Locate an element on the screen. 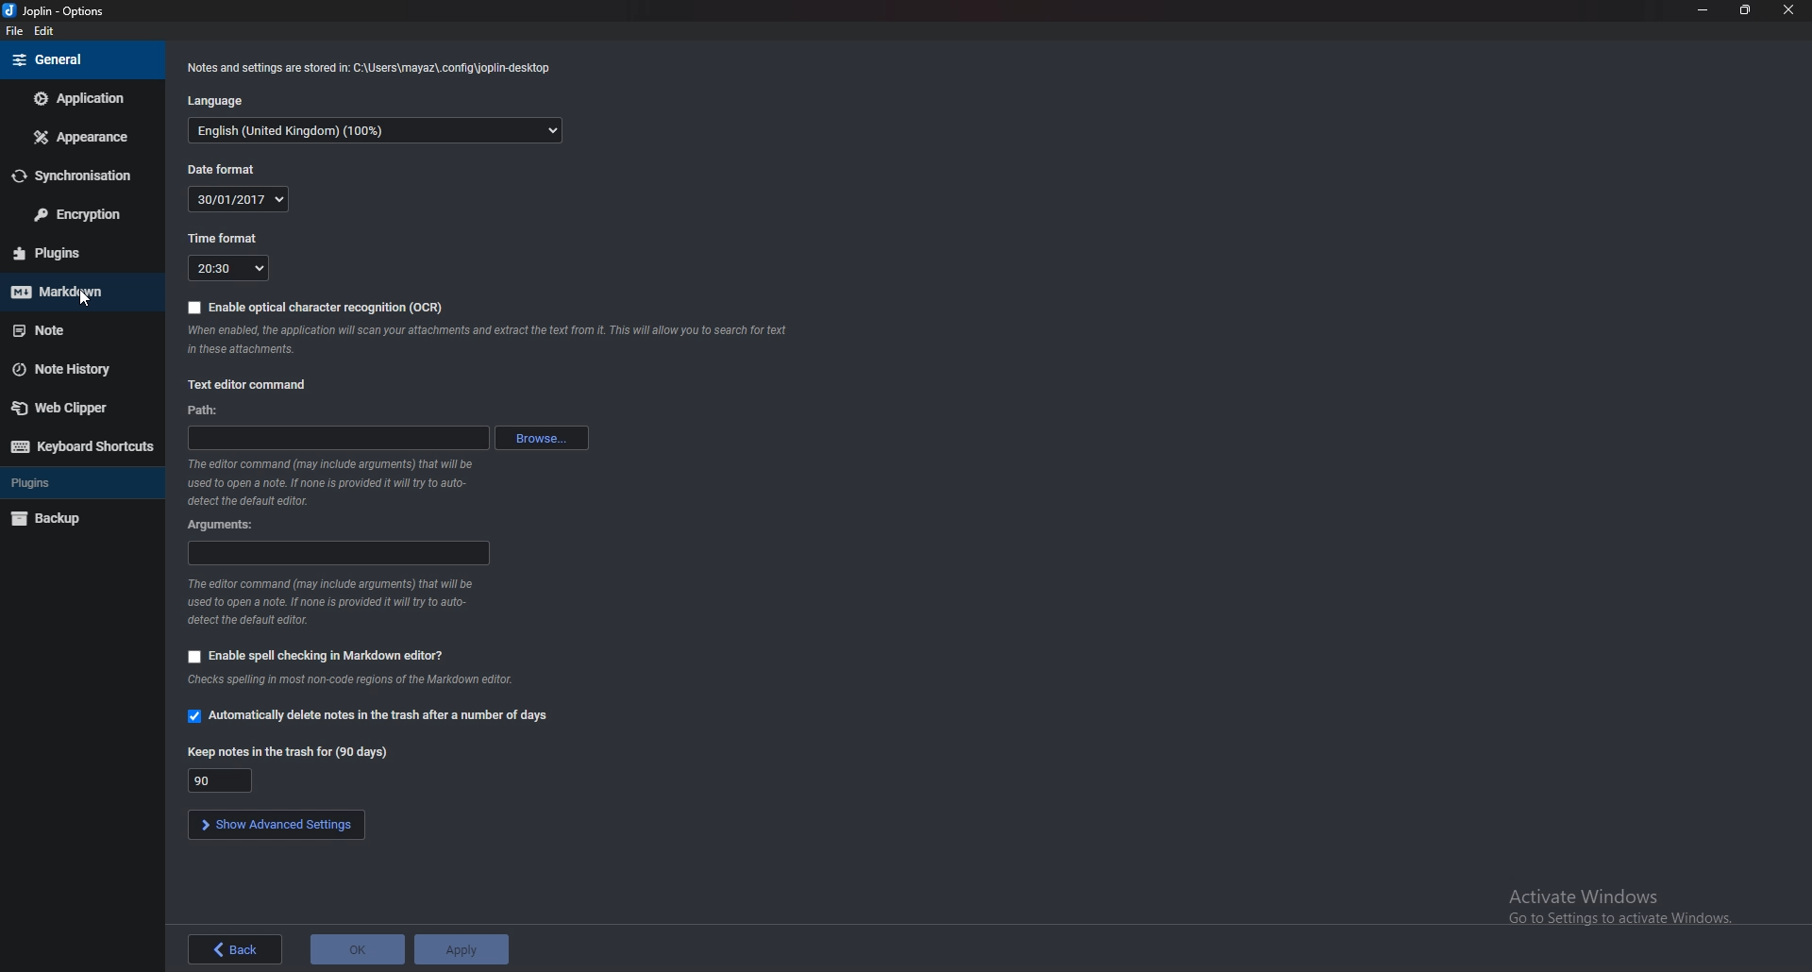 The image size is (1812, 972). note is located at coordinates (75, 331).